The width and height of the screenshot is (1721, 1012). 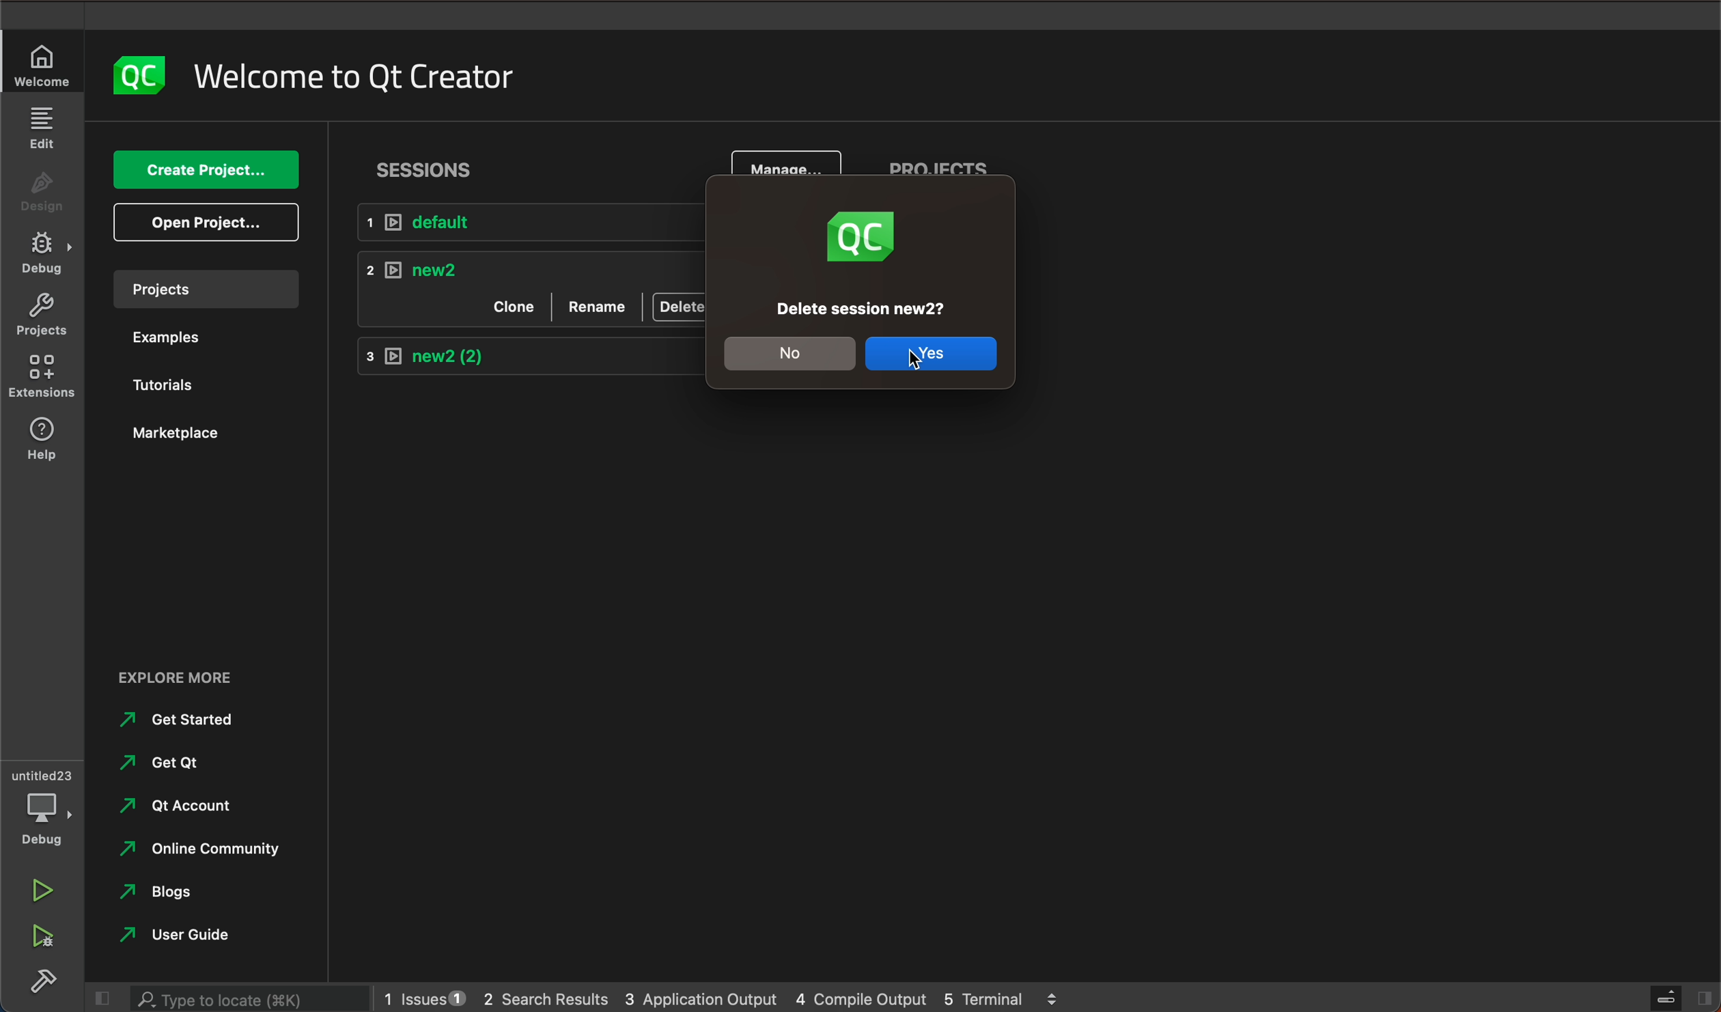 I want to click on delete, so click(x=677, y=306).